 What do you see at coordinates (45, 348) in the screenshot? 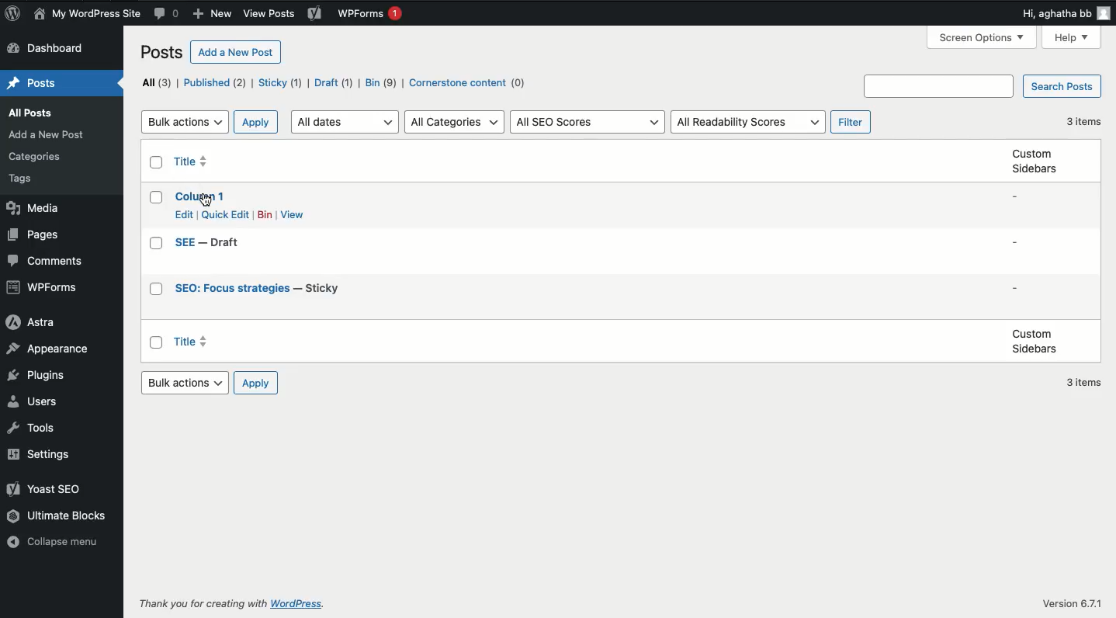
I see `Appearance` at bounding box center [45, 348].